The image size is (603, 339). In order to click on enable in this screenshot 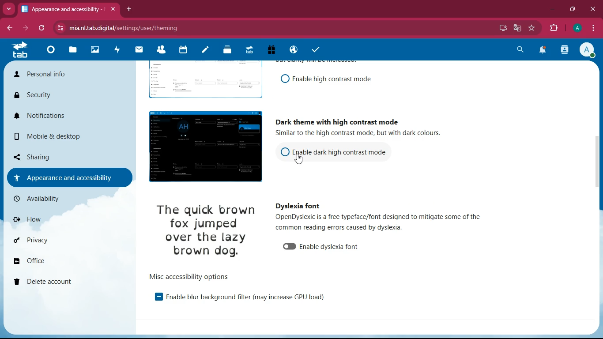, I will do `click(330, 247)`.